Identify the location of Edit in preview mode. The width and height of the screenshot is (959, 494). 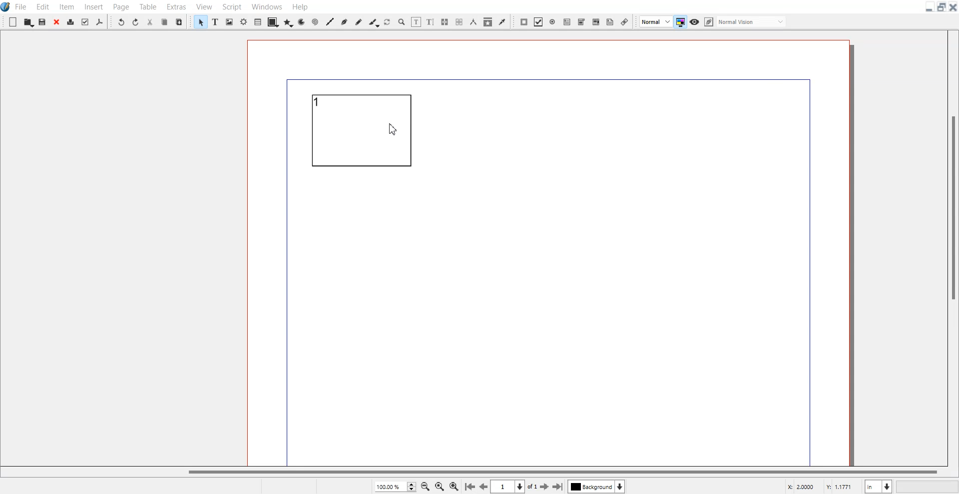
(746, 21).